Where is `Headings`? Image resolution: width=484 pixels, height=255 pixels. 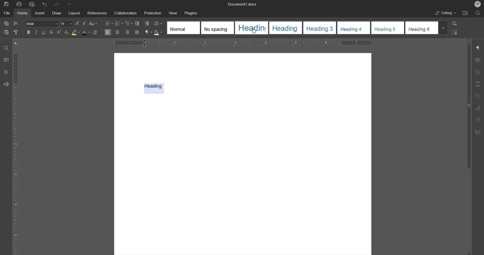
Headings is located at coordinates (6, 71).